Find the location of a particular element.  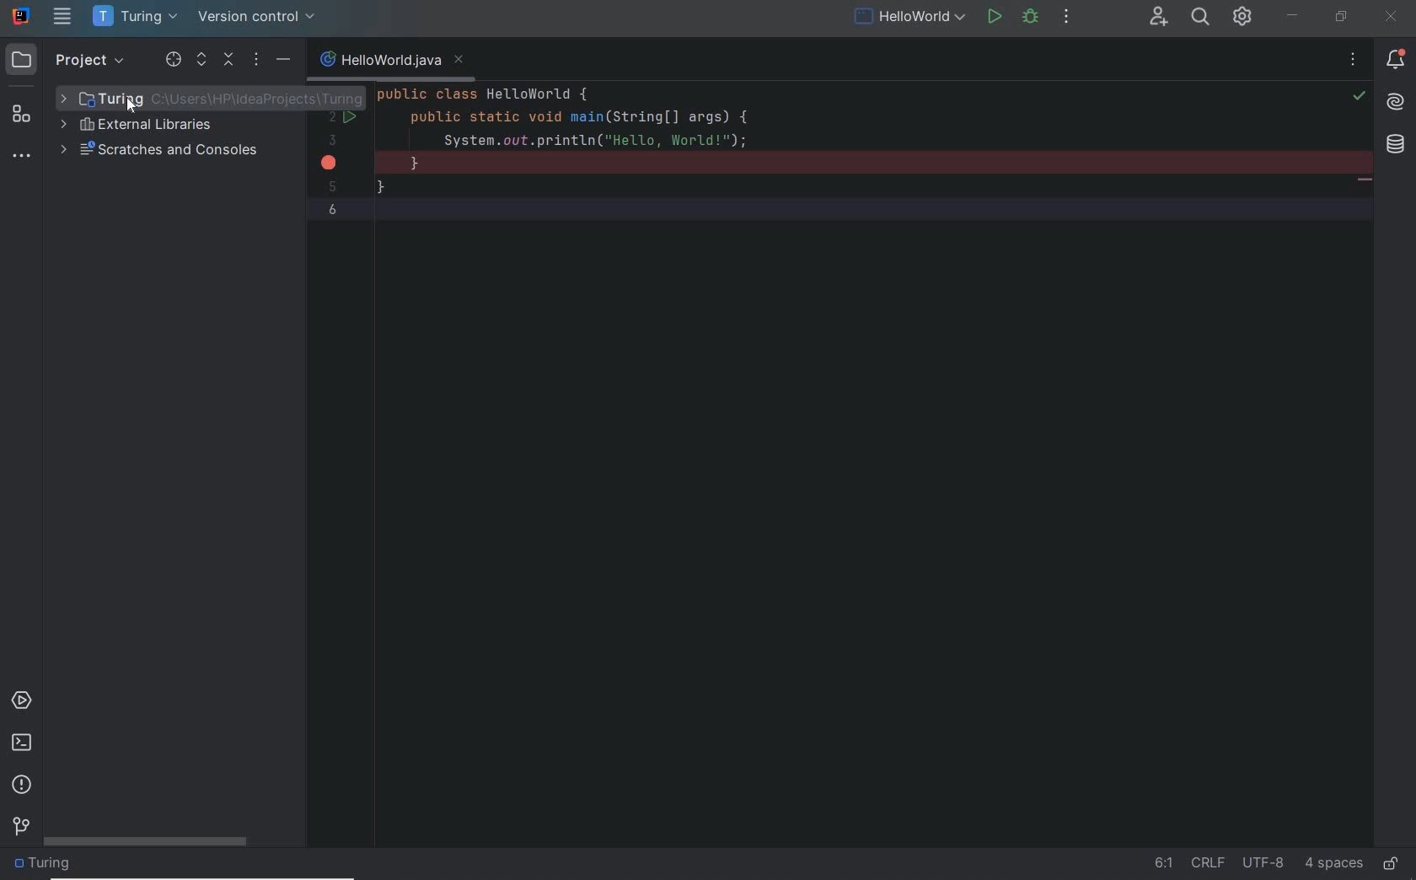

2 is located at coordinates (335, 118).